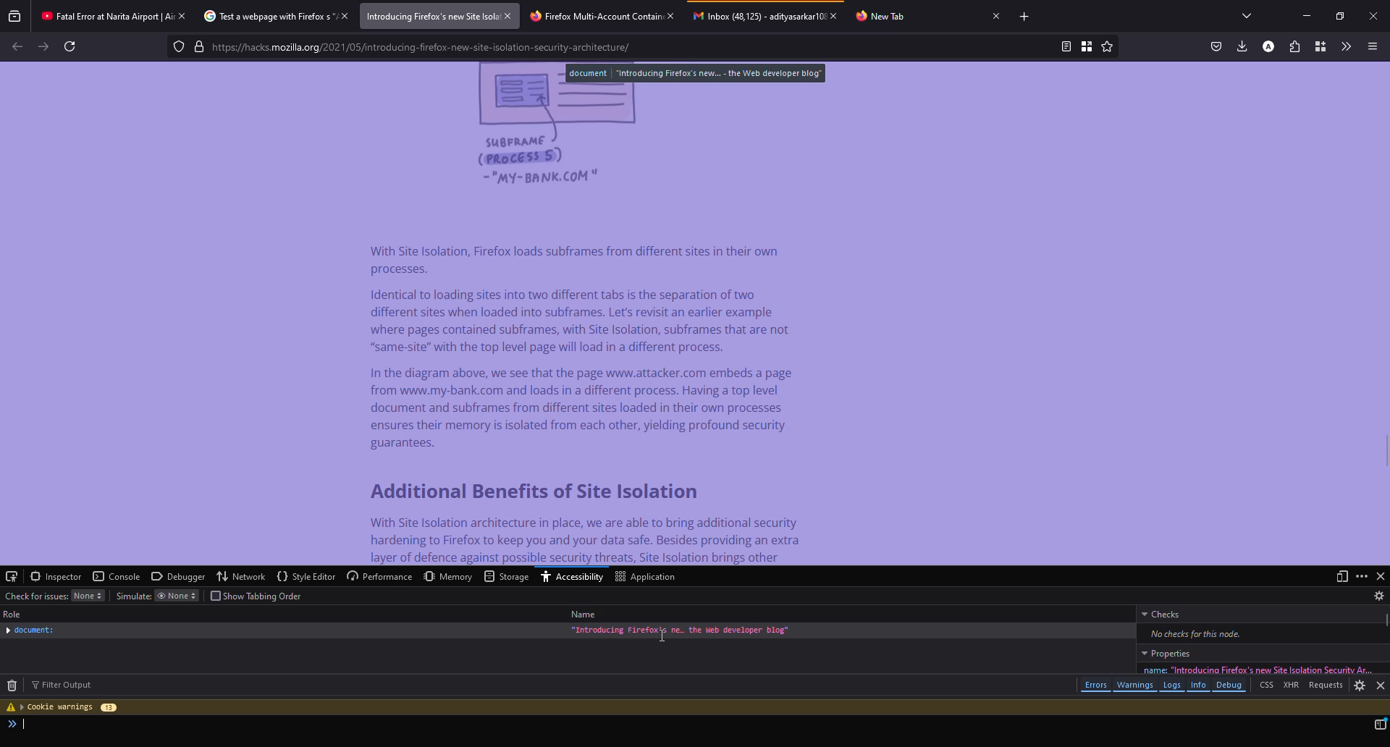  I want to click on application, so click(647, 577).